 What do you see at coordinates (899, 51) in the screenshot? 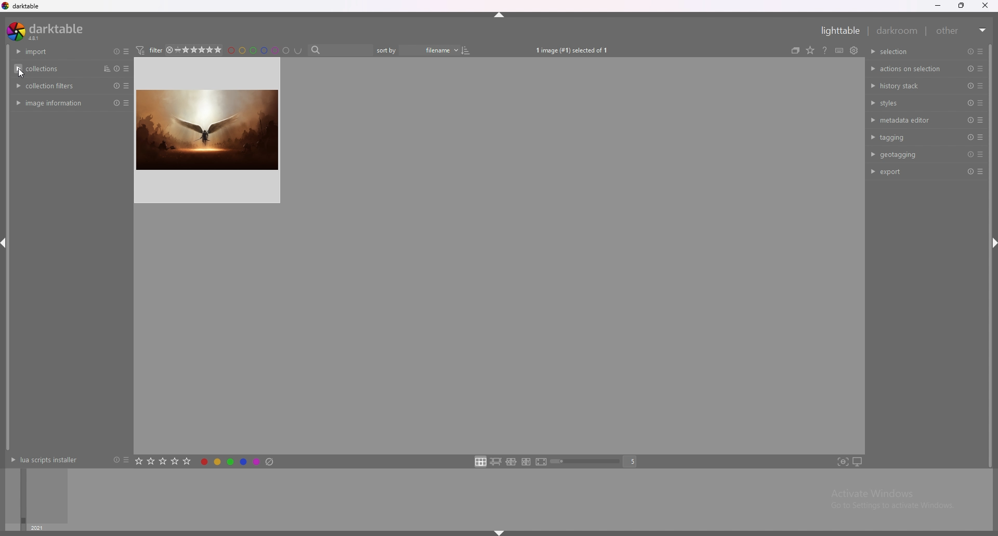
I see `selection` at bounding box center [899, 51].